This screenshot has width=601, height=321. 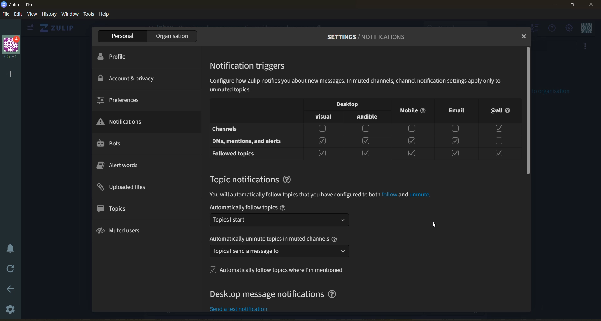 I want to click on Channels, so click(x=225, y=128).